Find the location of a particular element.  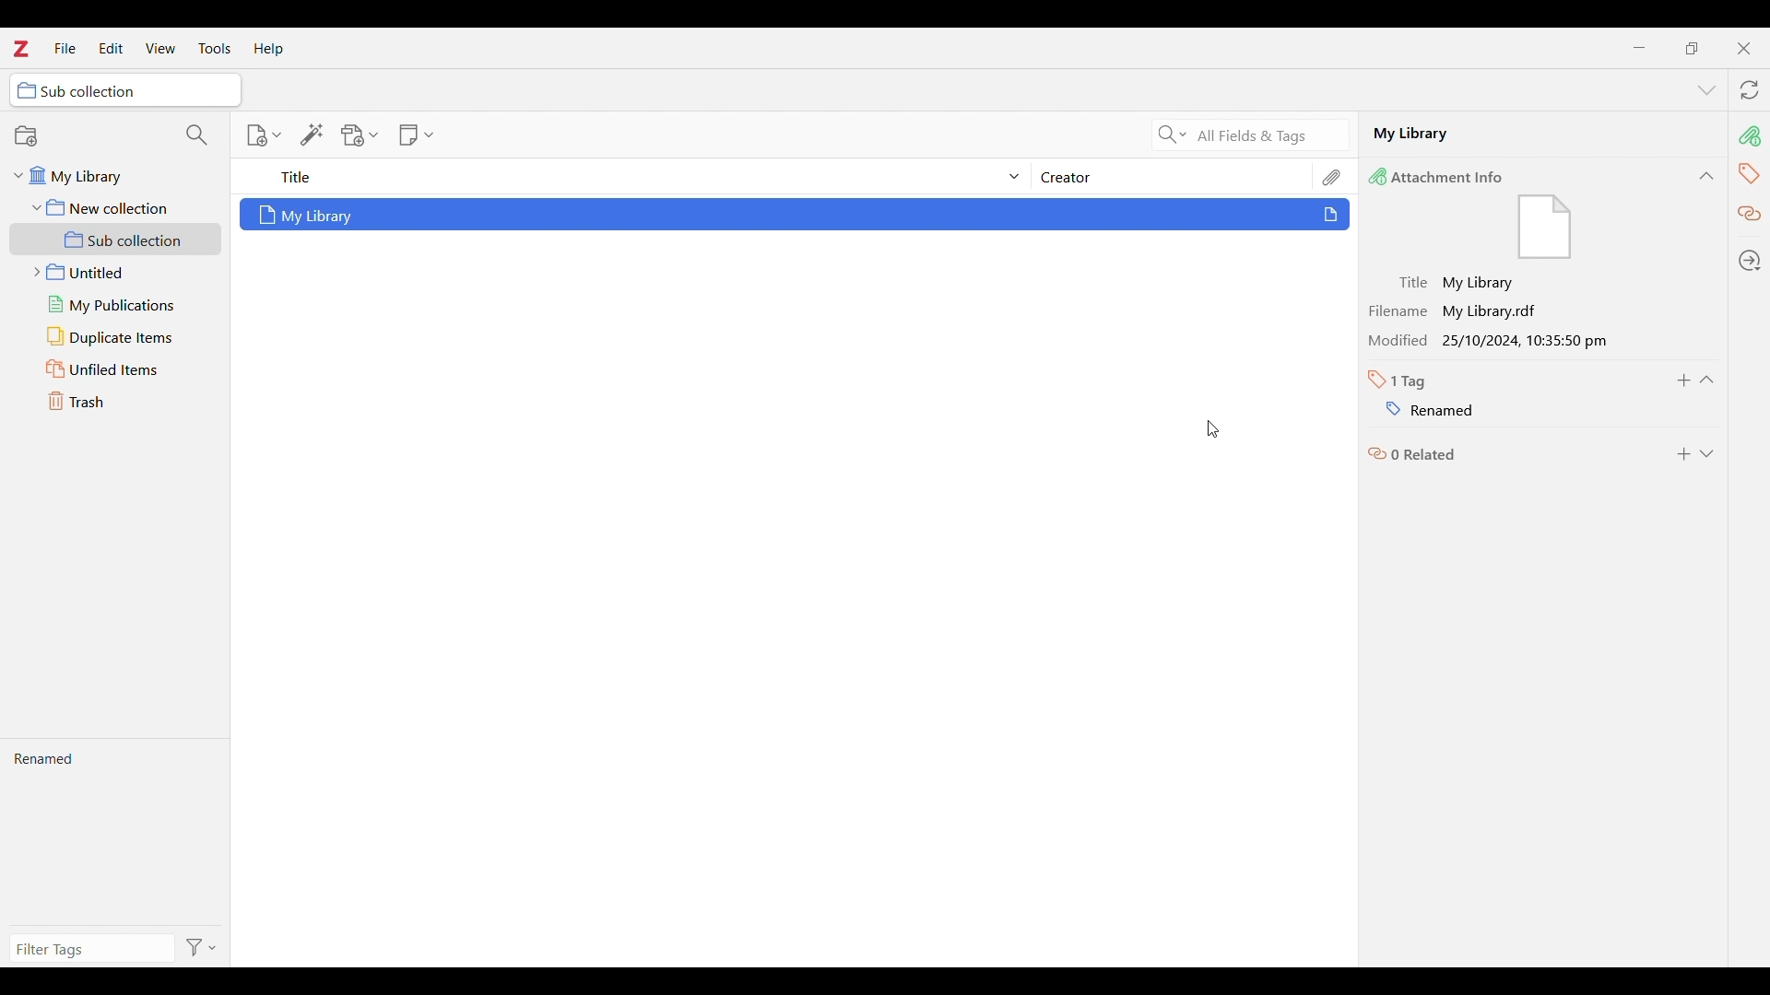

List all tabs is located at coordinates (1707, 91).